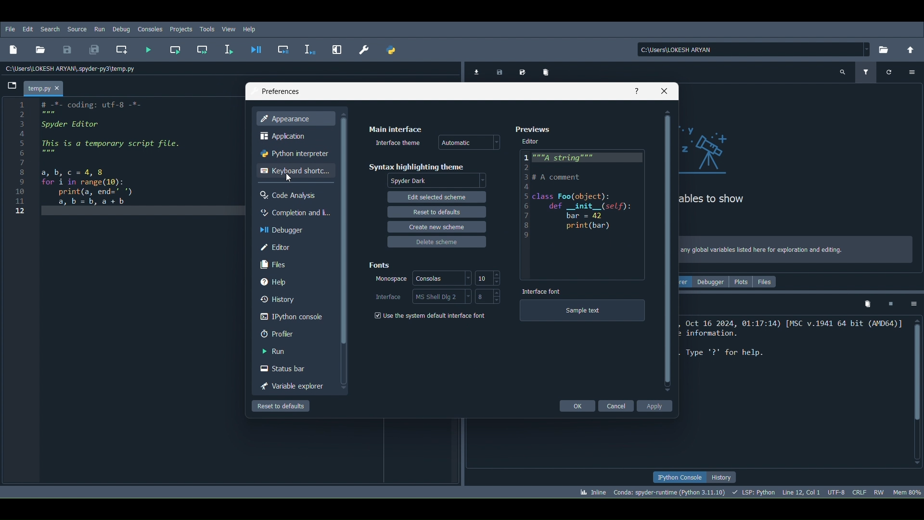  I want to click on Application, so click(285, 136).